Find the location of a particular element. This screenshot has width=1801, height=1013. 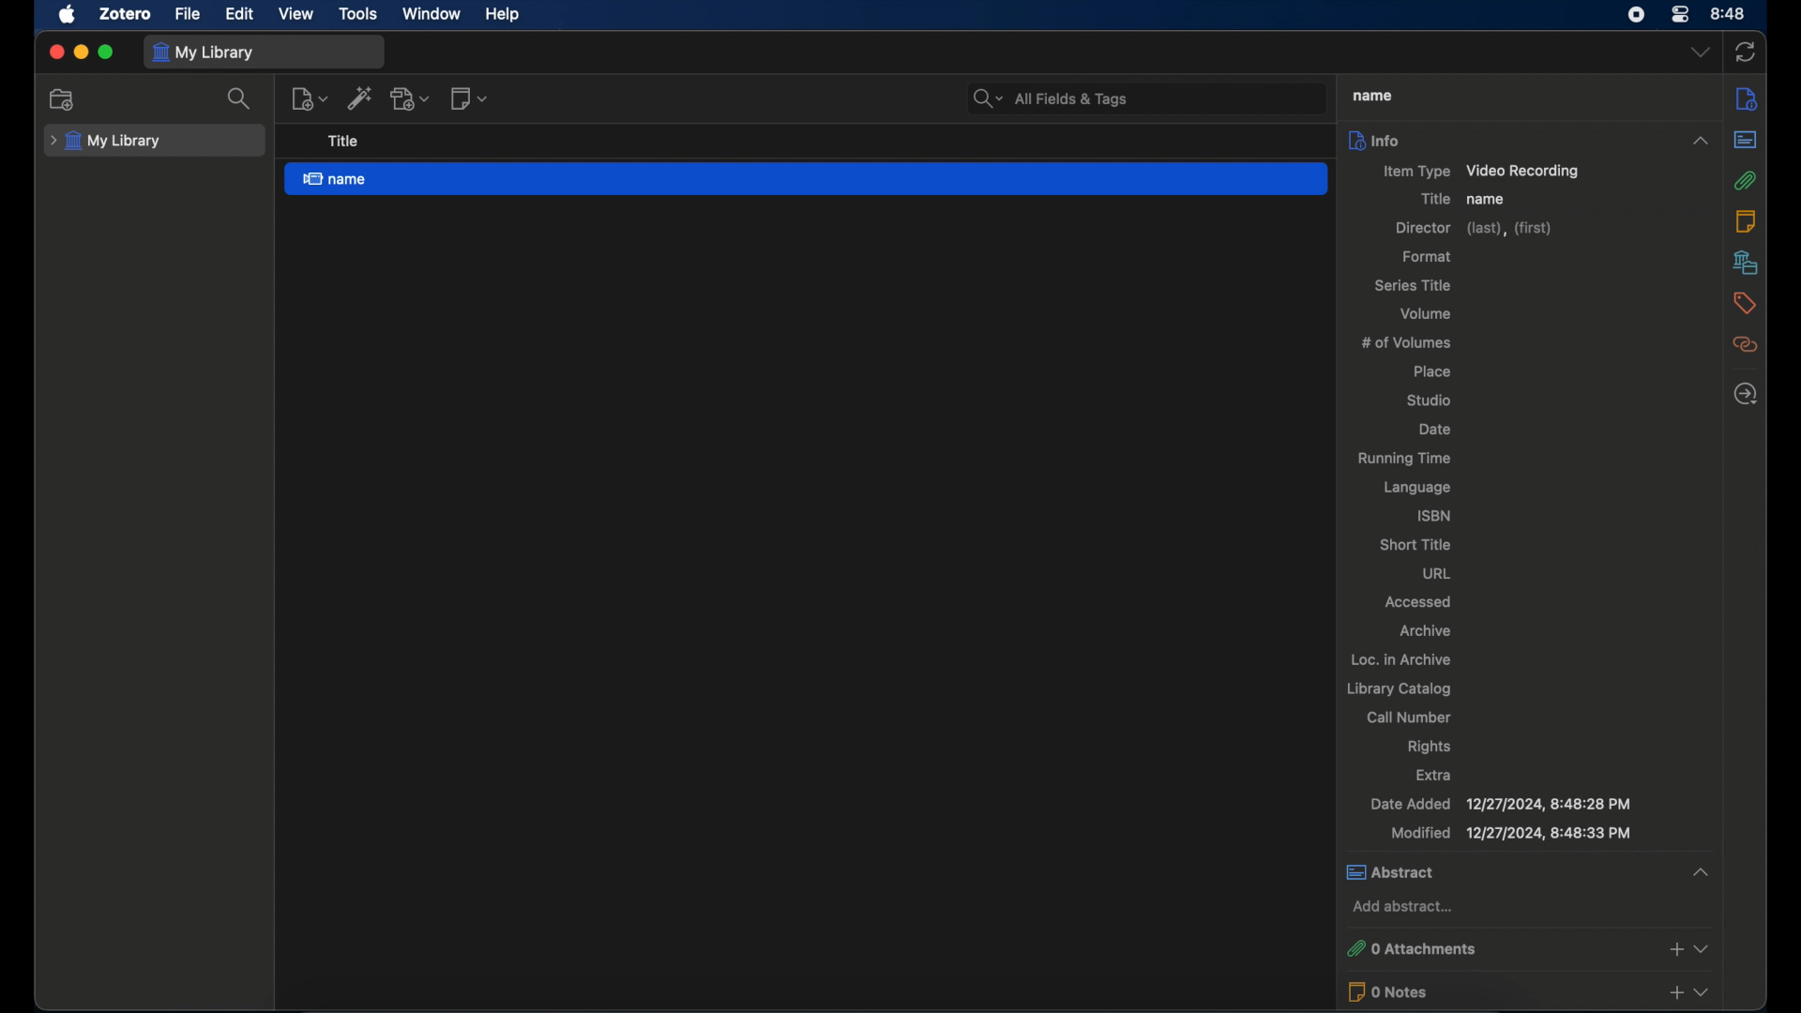

help is located at coordinates (505, 15).